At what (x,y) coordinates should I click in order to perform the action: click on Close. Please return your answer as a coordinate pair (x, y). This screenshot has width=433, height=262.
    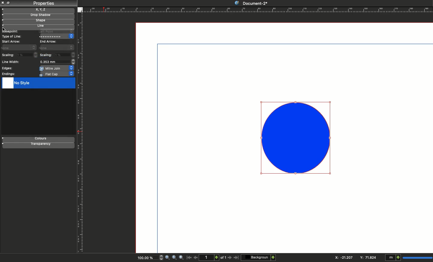
    Looking at the image, I should click on (3, 3).